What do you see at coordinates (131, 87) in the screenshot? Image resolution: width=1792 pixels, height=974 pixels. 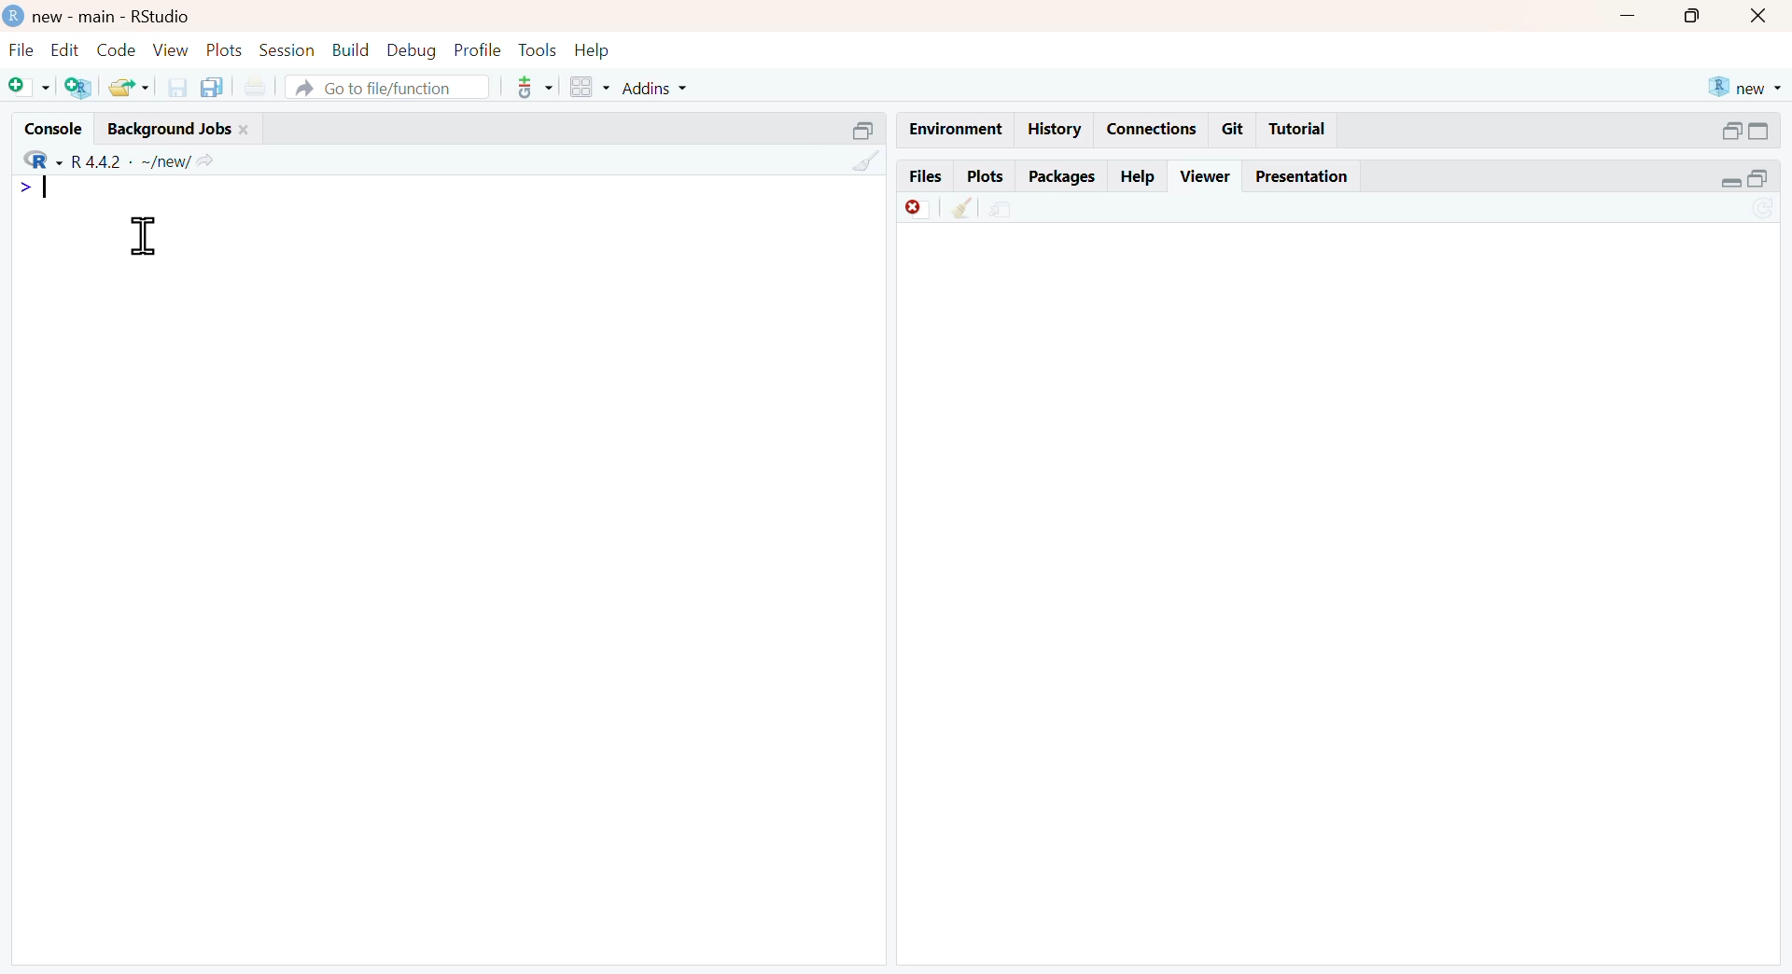 I see `share folder as` at bounding box center [131, 87].